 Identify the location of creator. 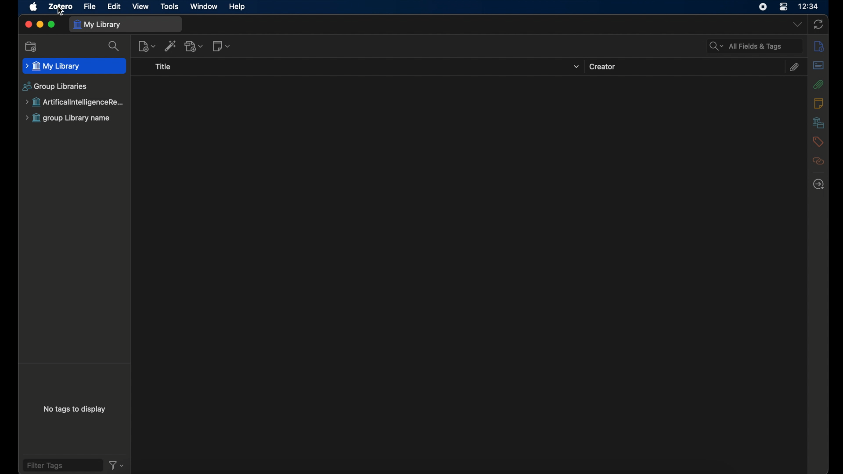
(604, 67).